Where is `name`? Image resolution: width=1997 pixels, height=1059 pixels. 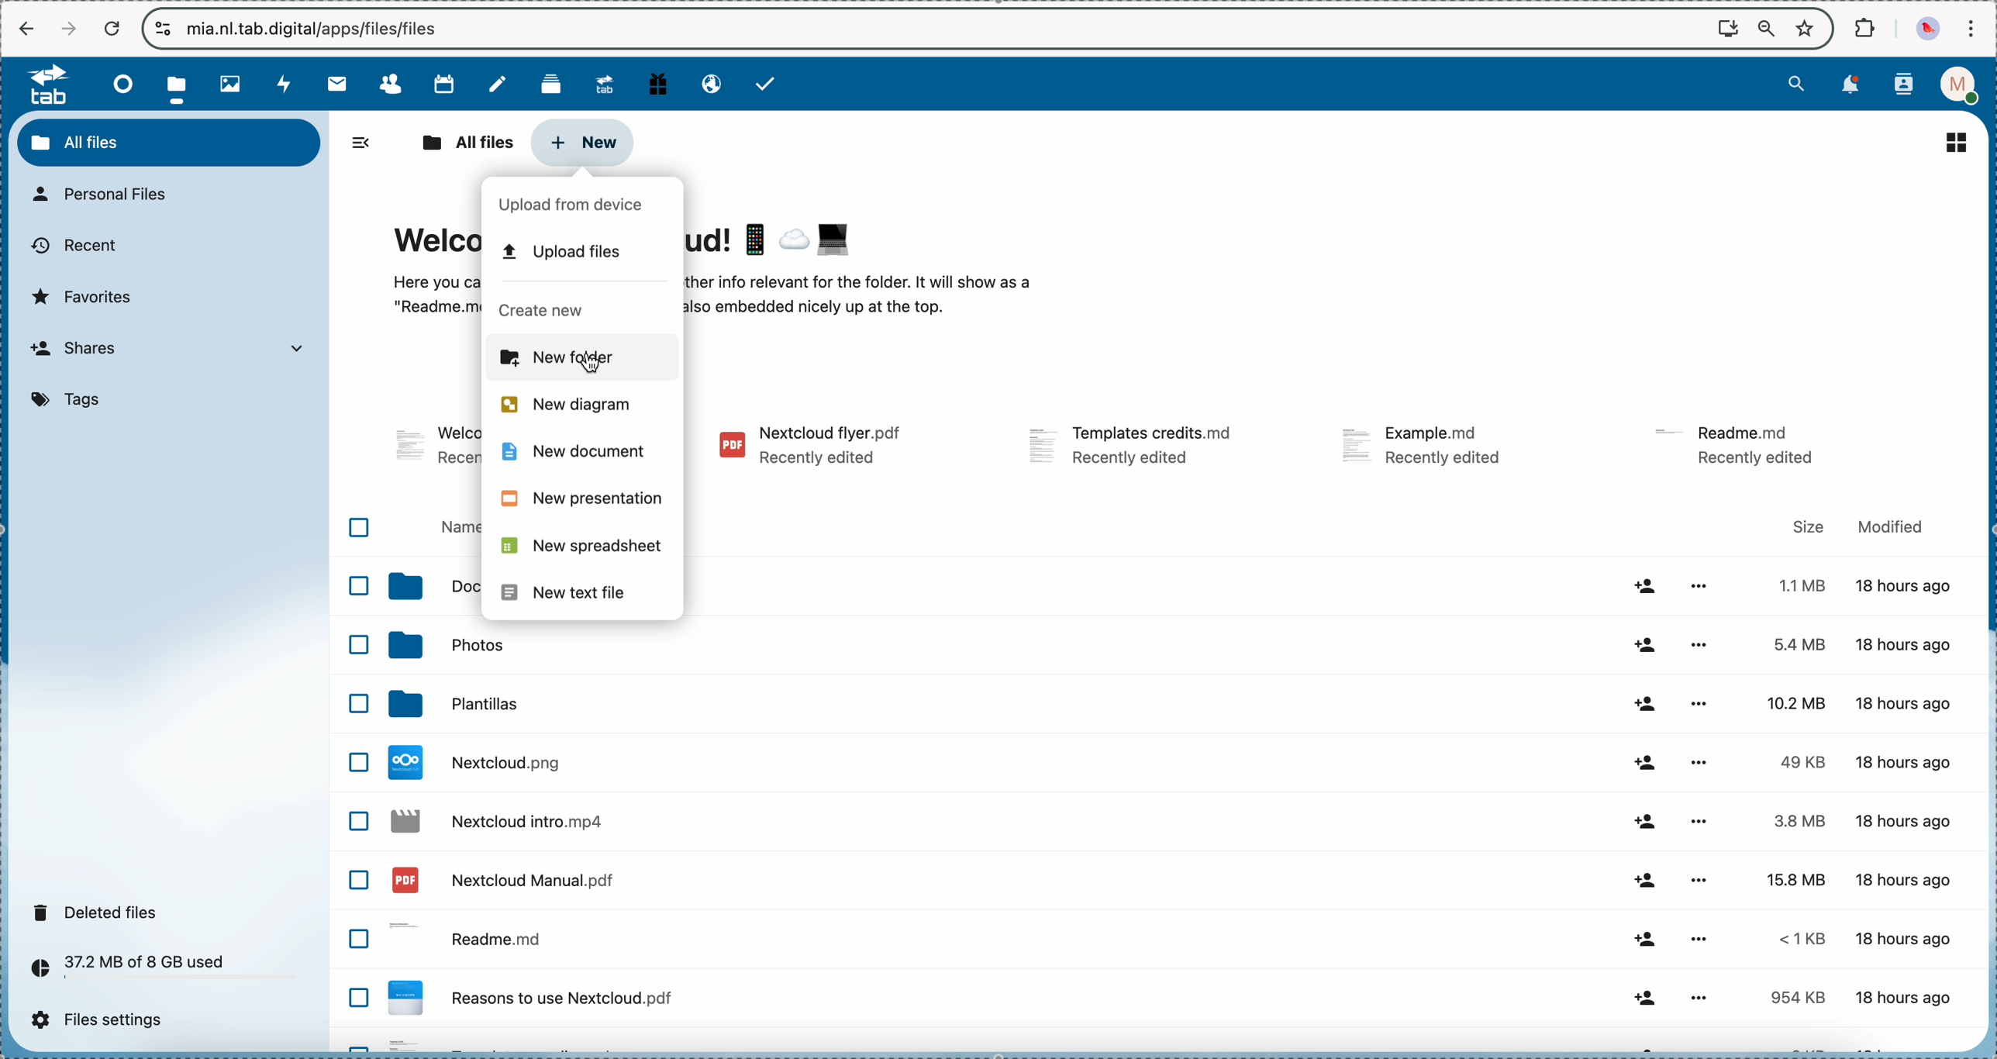 name is located at coordinates (456, 529).